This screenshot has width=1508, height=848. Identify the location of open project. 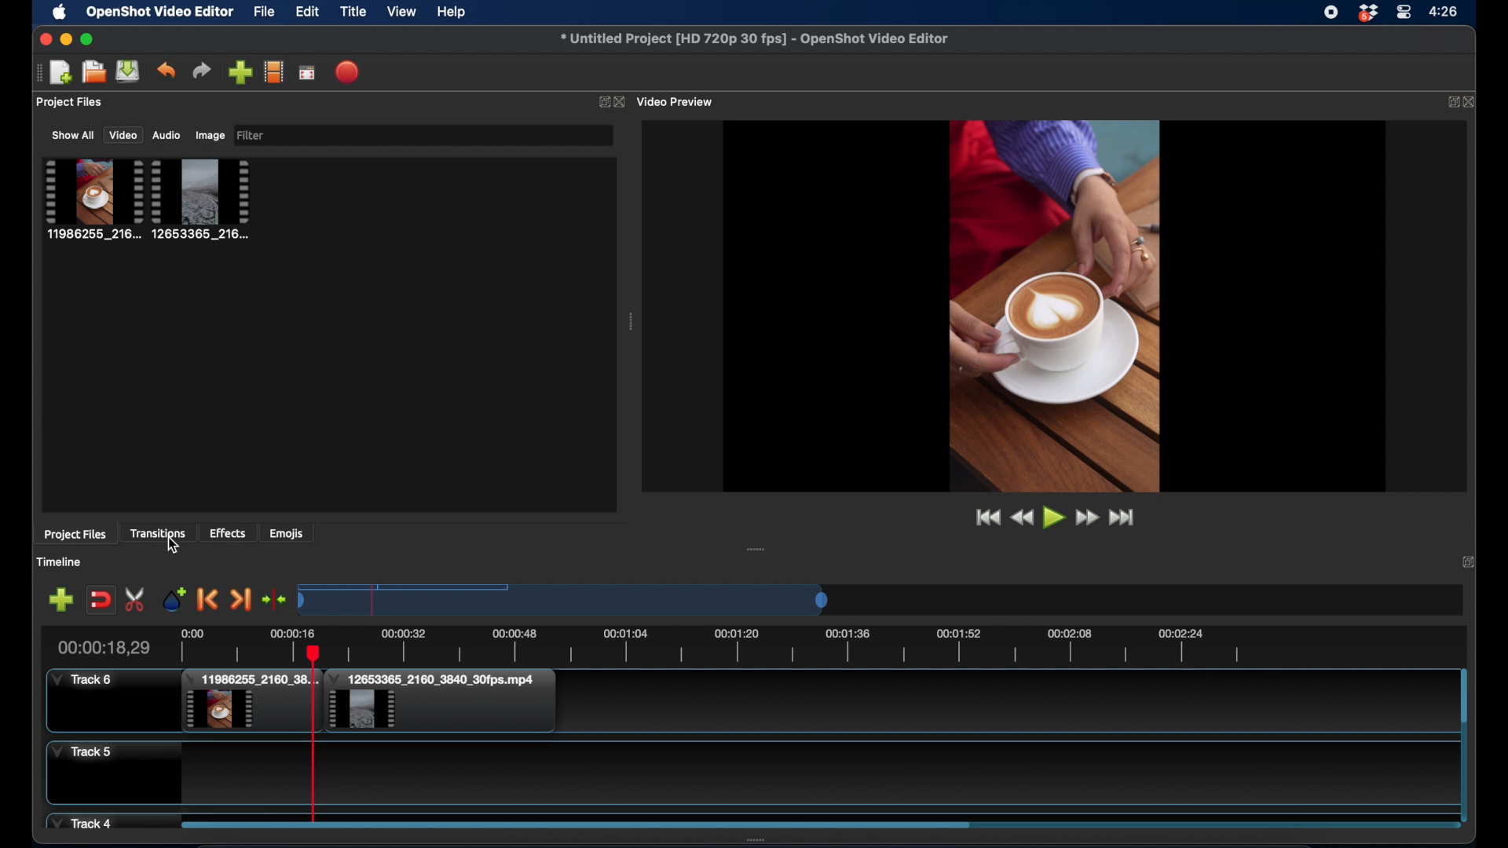
(60, 73).